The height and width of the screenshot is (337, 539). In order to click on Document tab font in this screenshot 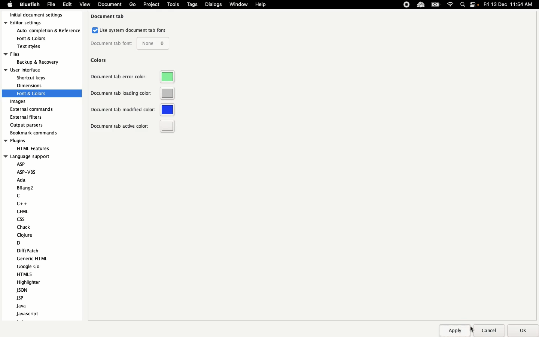, I will do `click(130, 44)`.